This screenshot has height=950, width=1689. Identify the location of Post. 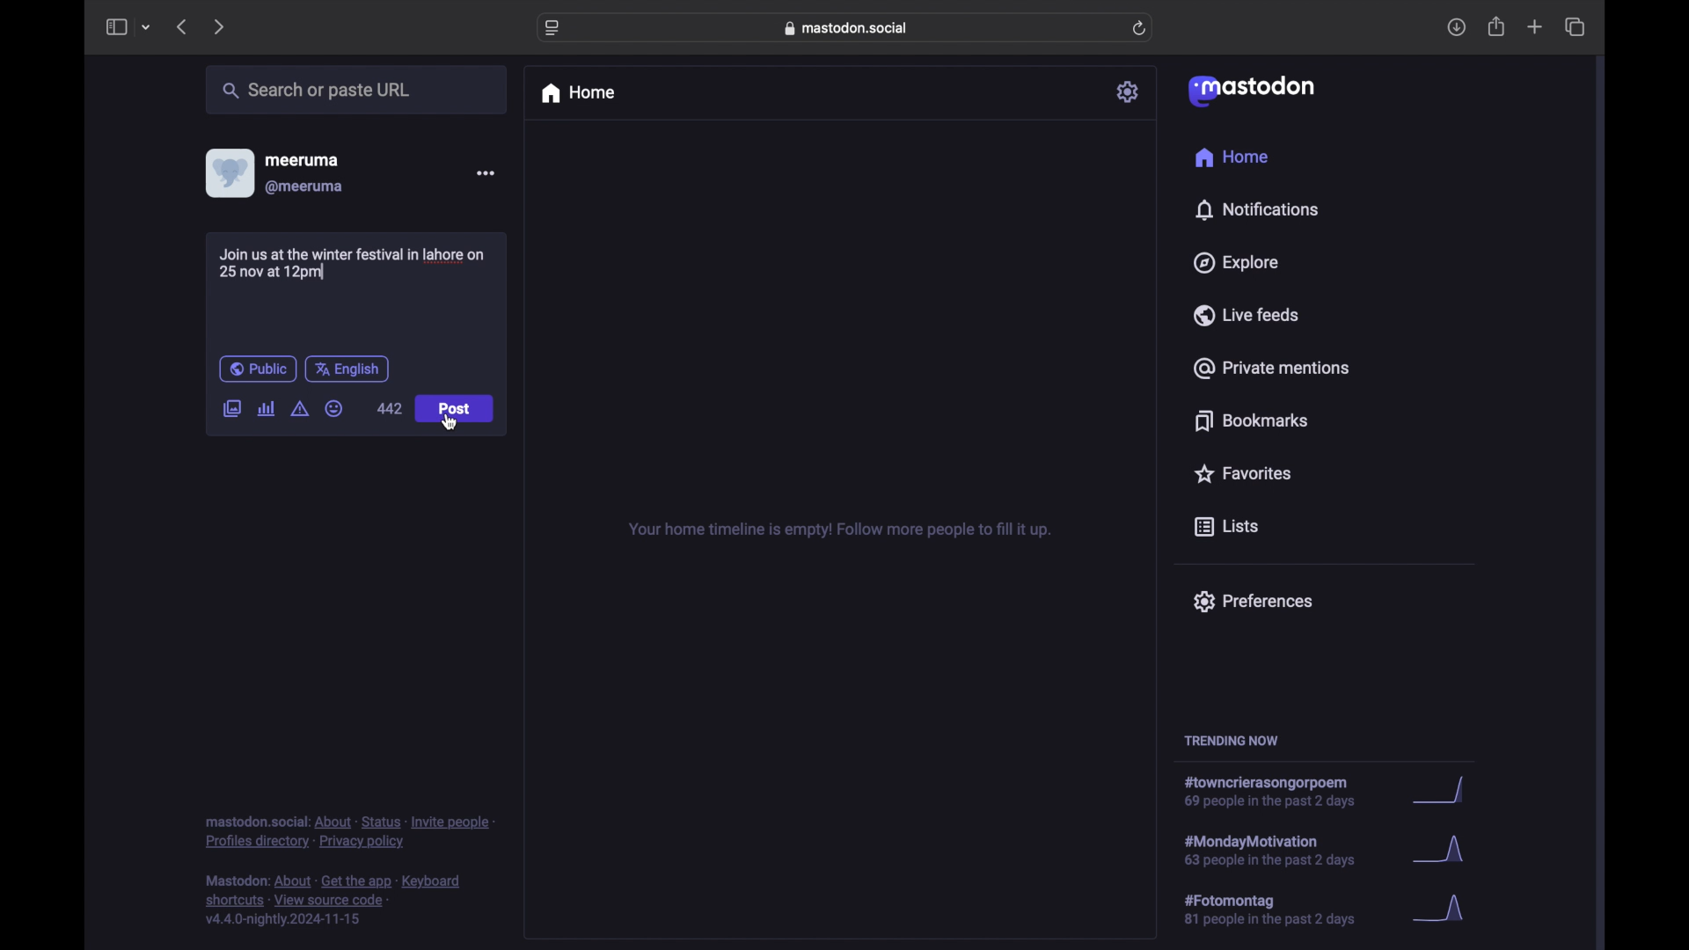
(456, 410).